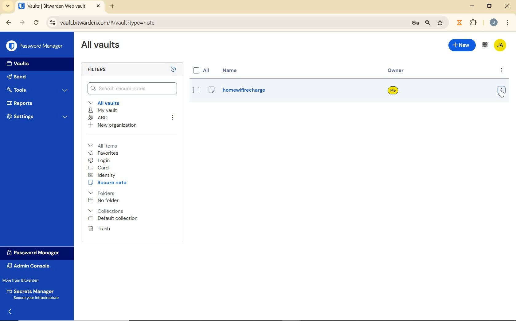 The height and width of the screenshot is (321, 516). I want to click on Default collection, so click(114, 219).